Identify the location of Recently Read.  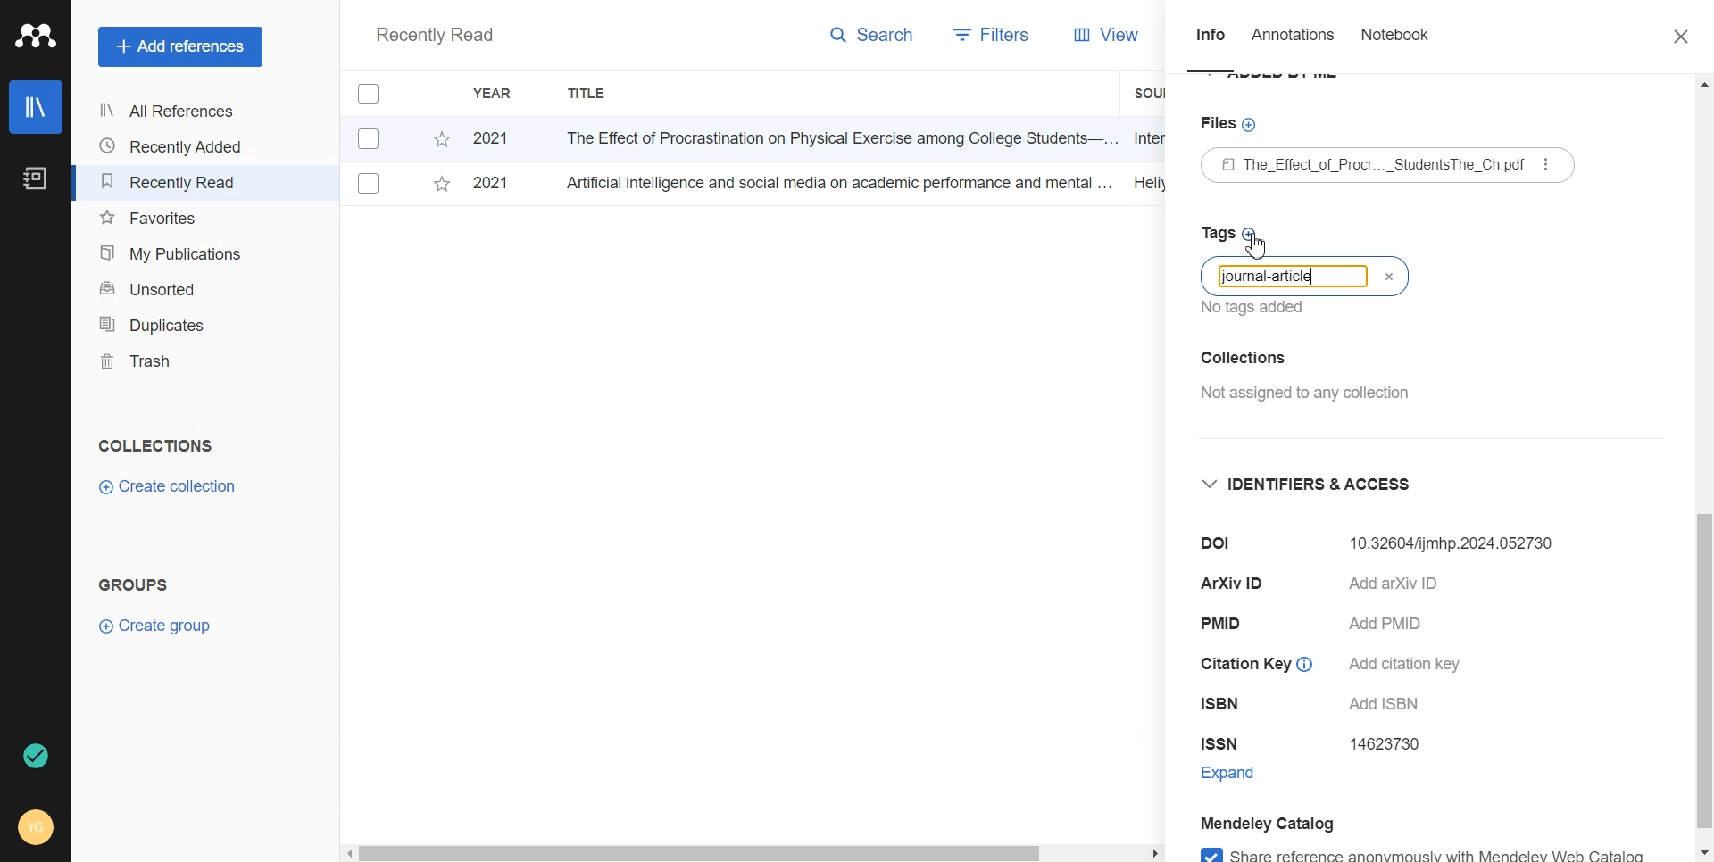
(174, 182).